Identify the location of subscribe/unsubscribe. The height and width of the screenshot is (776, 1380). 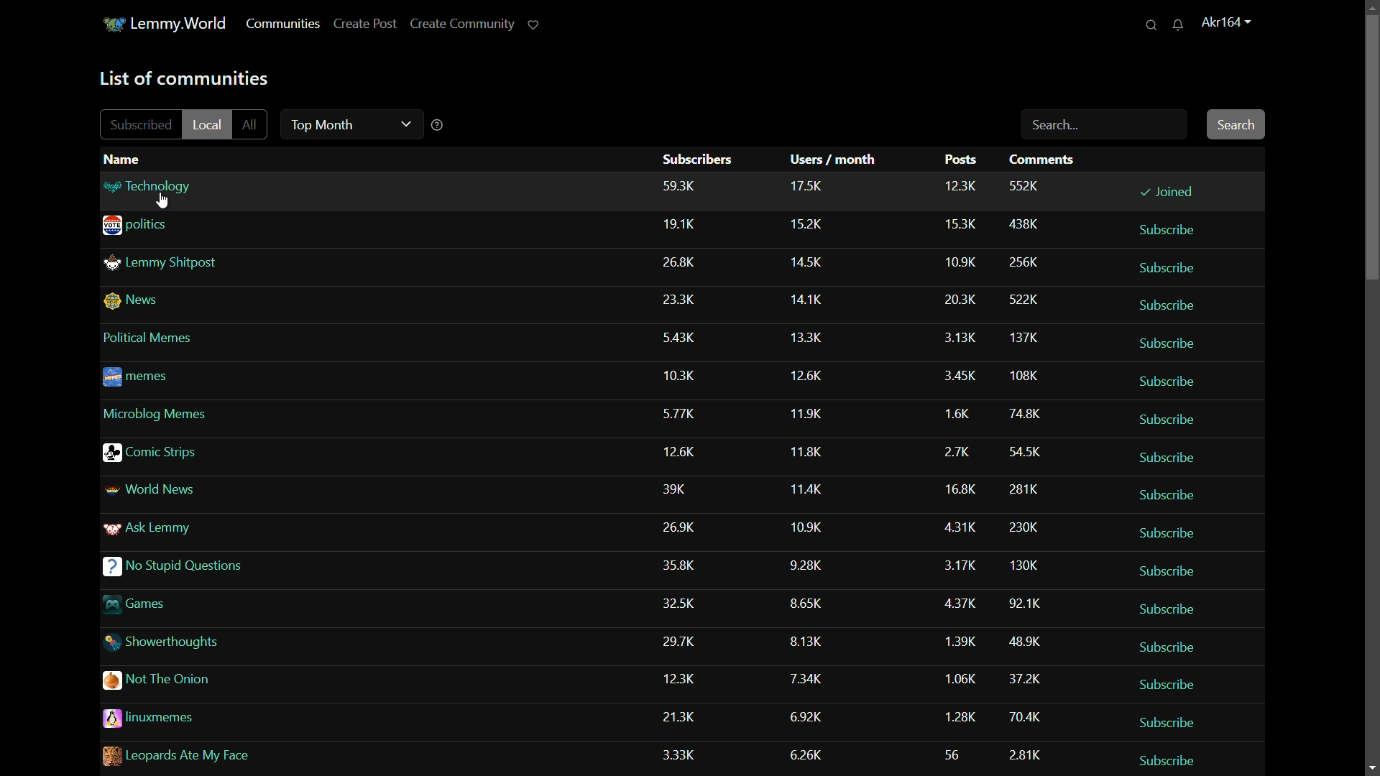
(1158, 606).